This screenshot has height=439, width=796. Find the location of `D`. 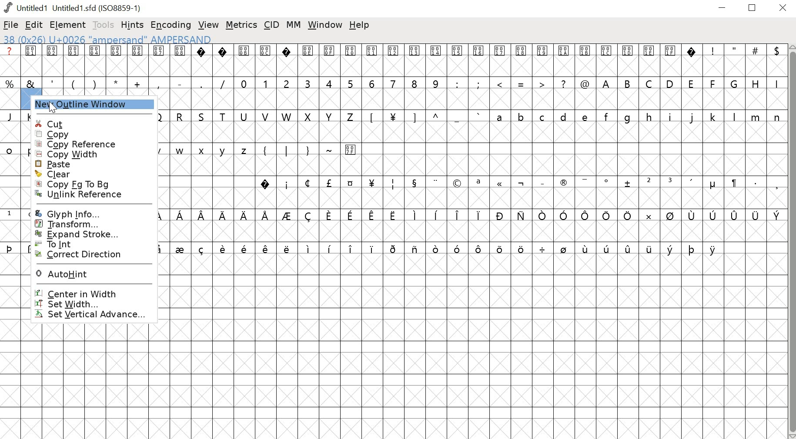

D is located at coordinates (671, 83).